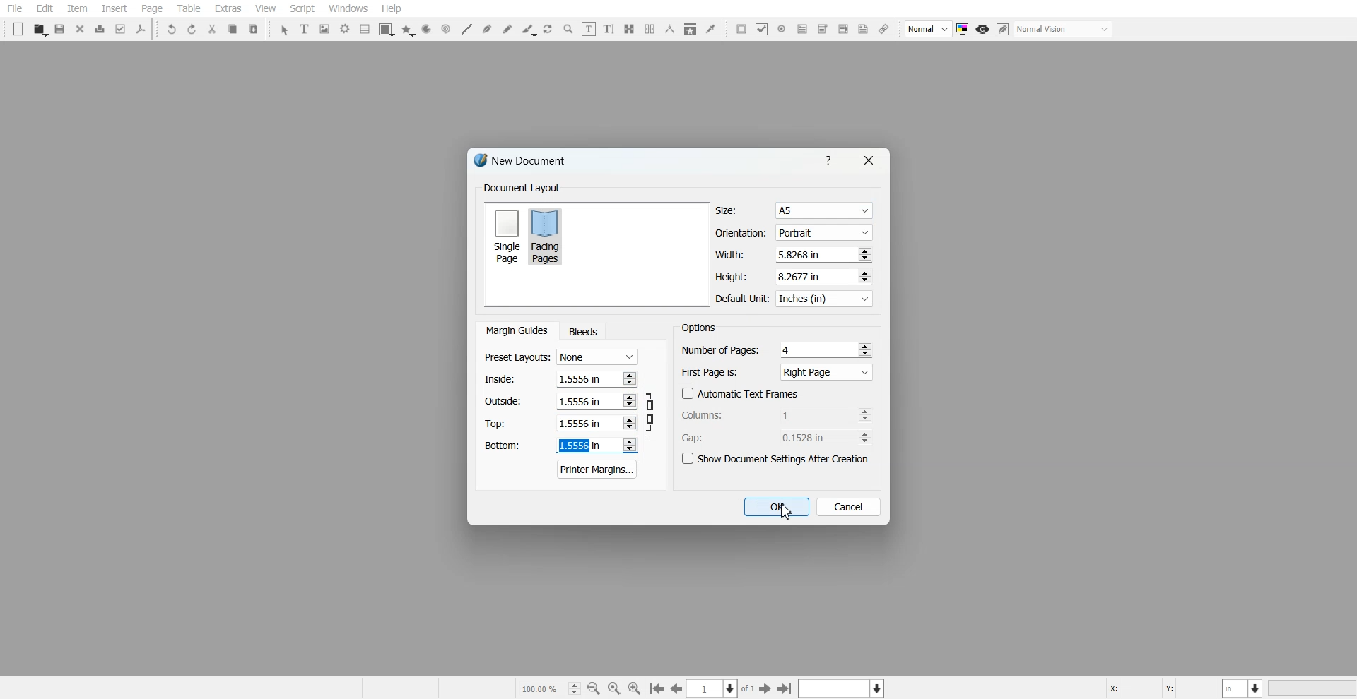 The height and width of the screenshot is (699, 1357). What do you see at coordinates (568, 29) in the screenshot?
I see `Zoom in or Out` at bounding box center [568, 29].